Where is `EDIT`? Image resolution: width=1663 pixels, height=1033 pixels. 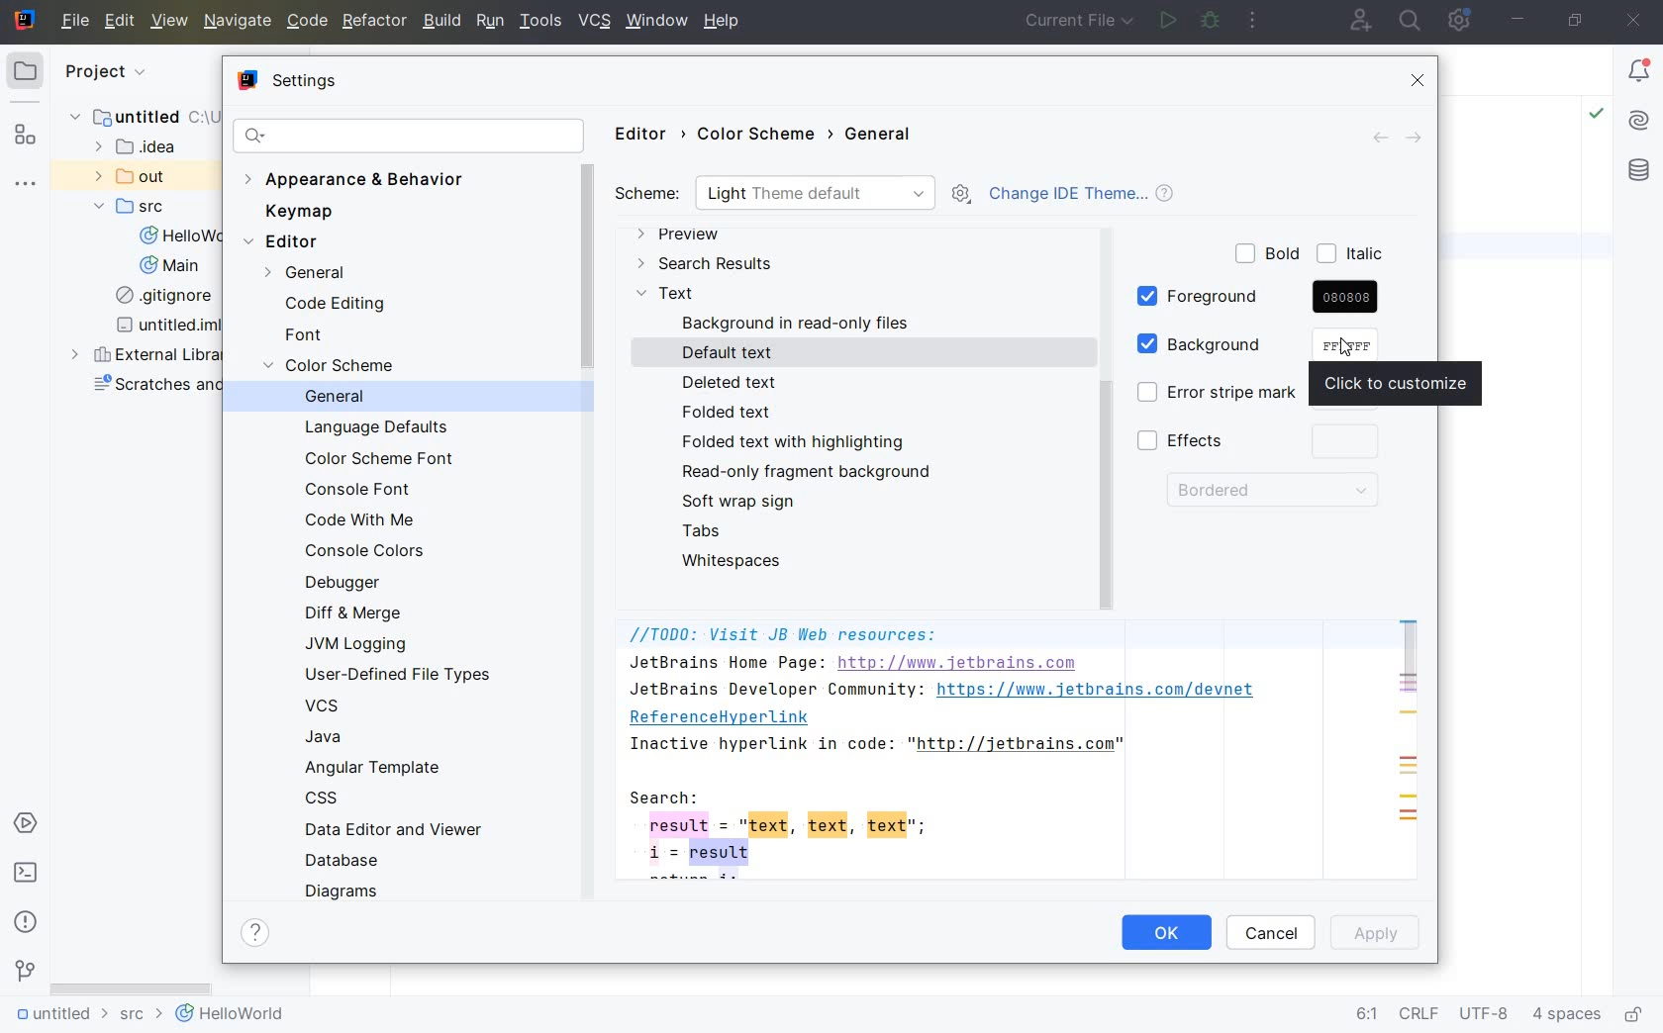 EDIT is located at coordinates (123, 23).